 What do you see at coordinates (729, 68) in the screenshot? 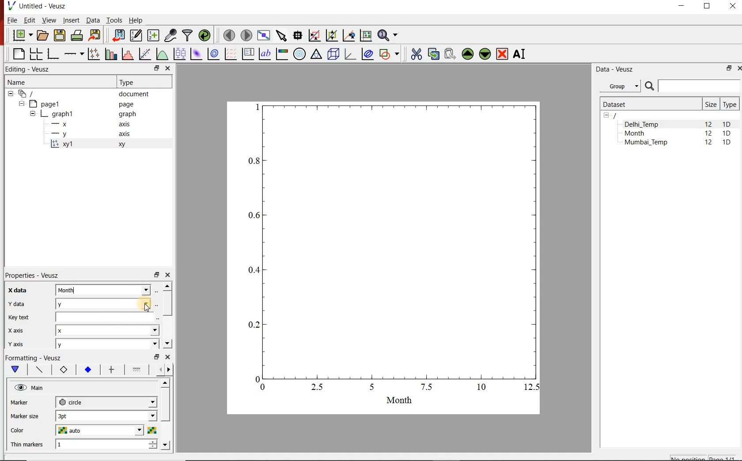
I see `RESTORE` at bounding box center [729, 68].